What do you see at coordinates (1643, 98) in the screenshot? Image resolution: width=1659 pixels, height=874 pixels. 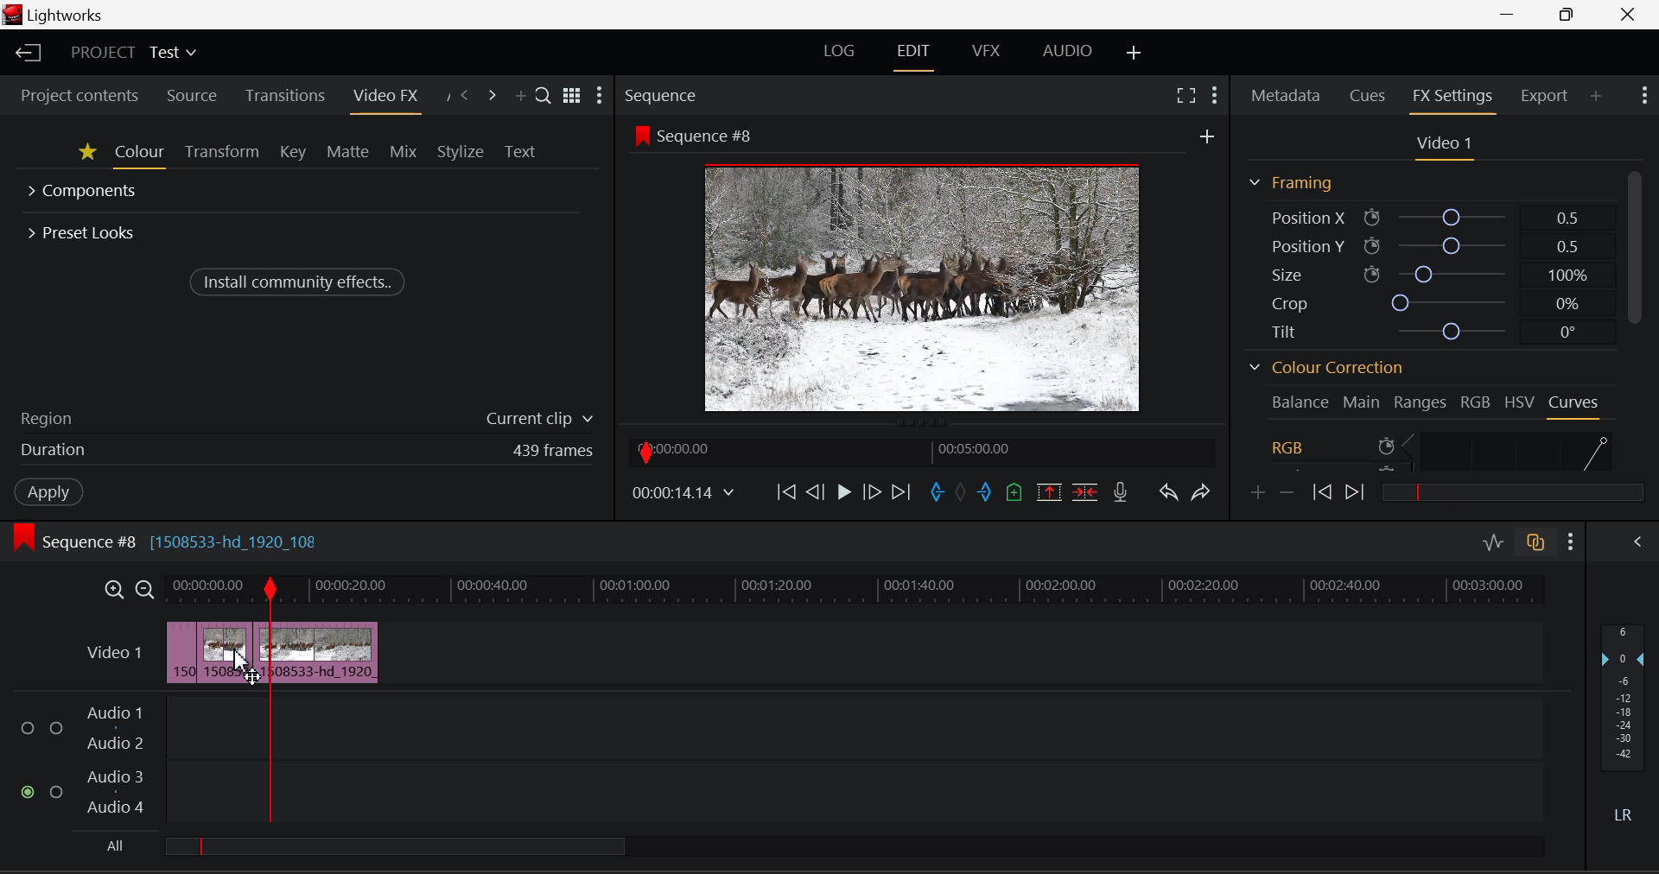 I see `Show Settings` at bounding box center [1643, 98].